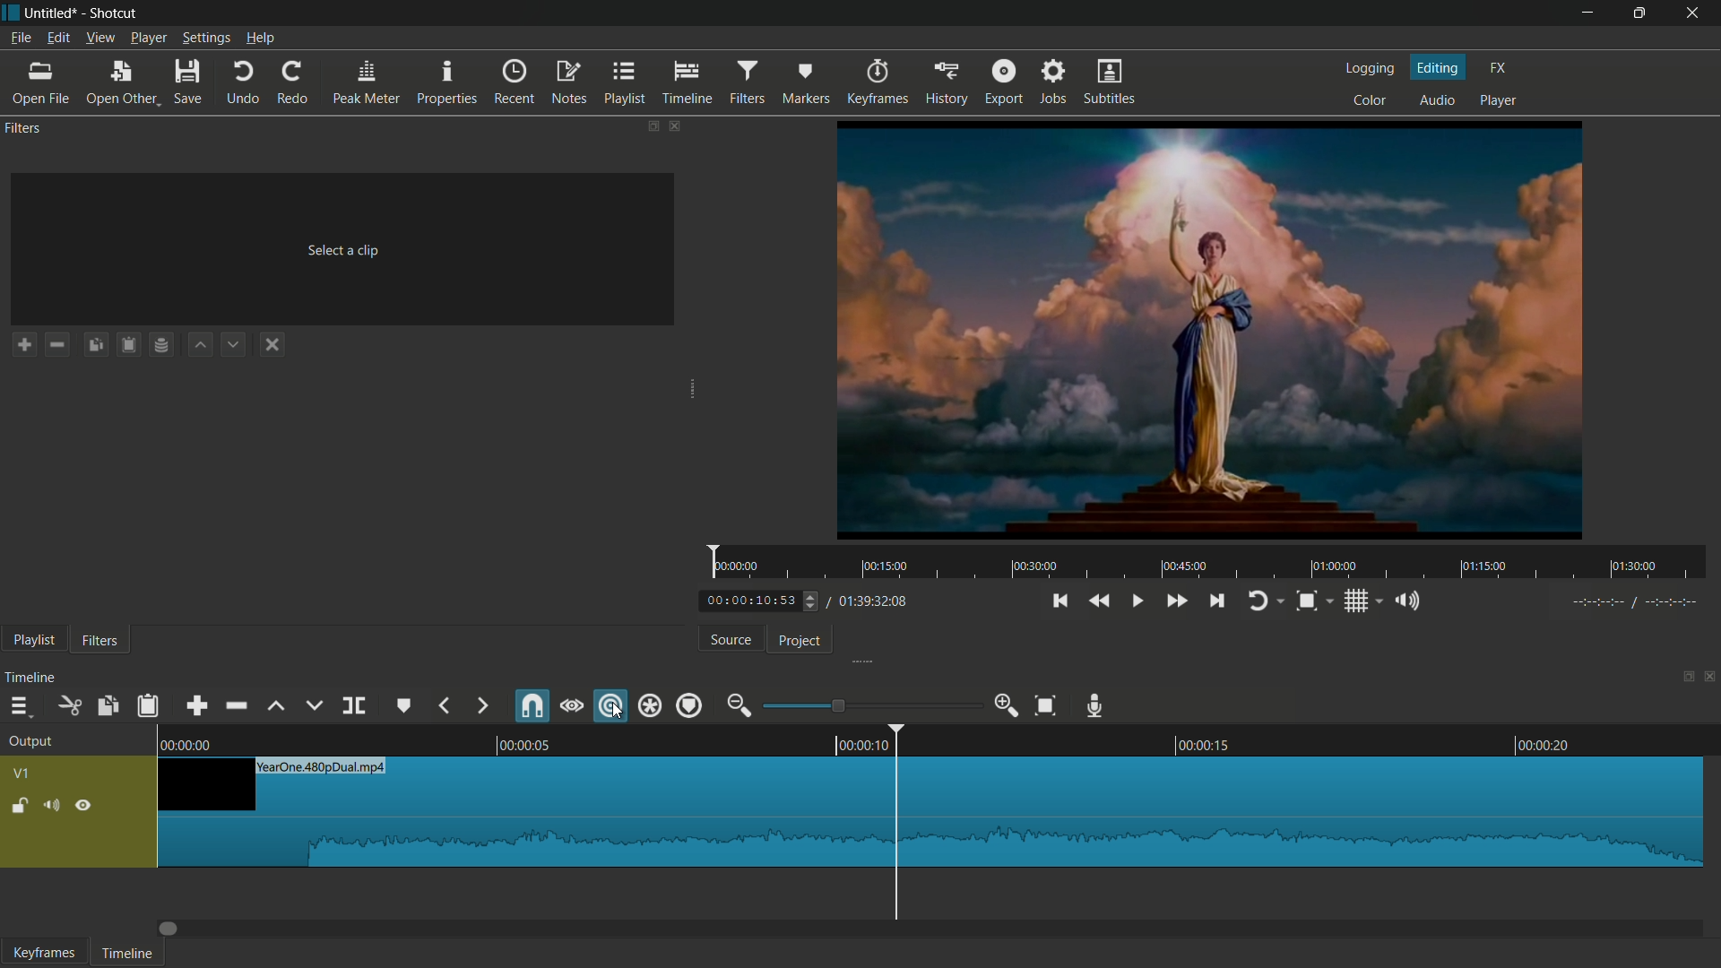 Image resolution: width=1721 pixels, height=968 pixels. Describe the element at coordinates (1682, 677) in the screenshot. I see `change layout` at that location.